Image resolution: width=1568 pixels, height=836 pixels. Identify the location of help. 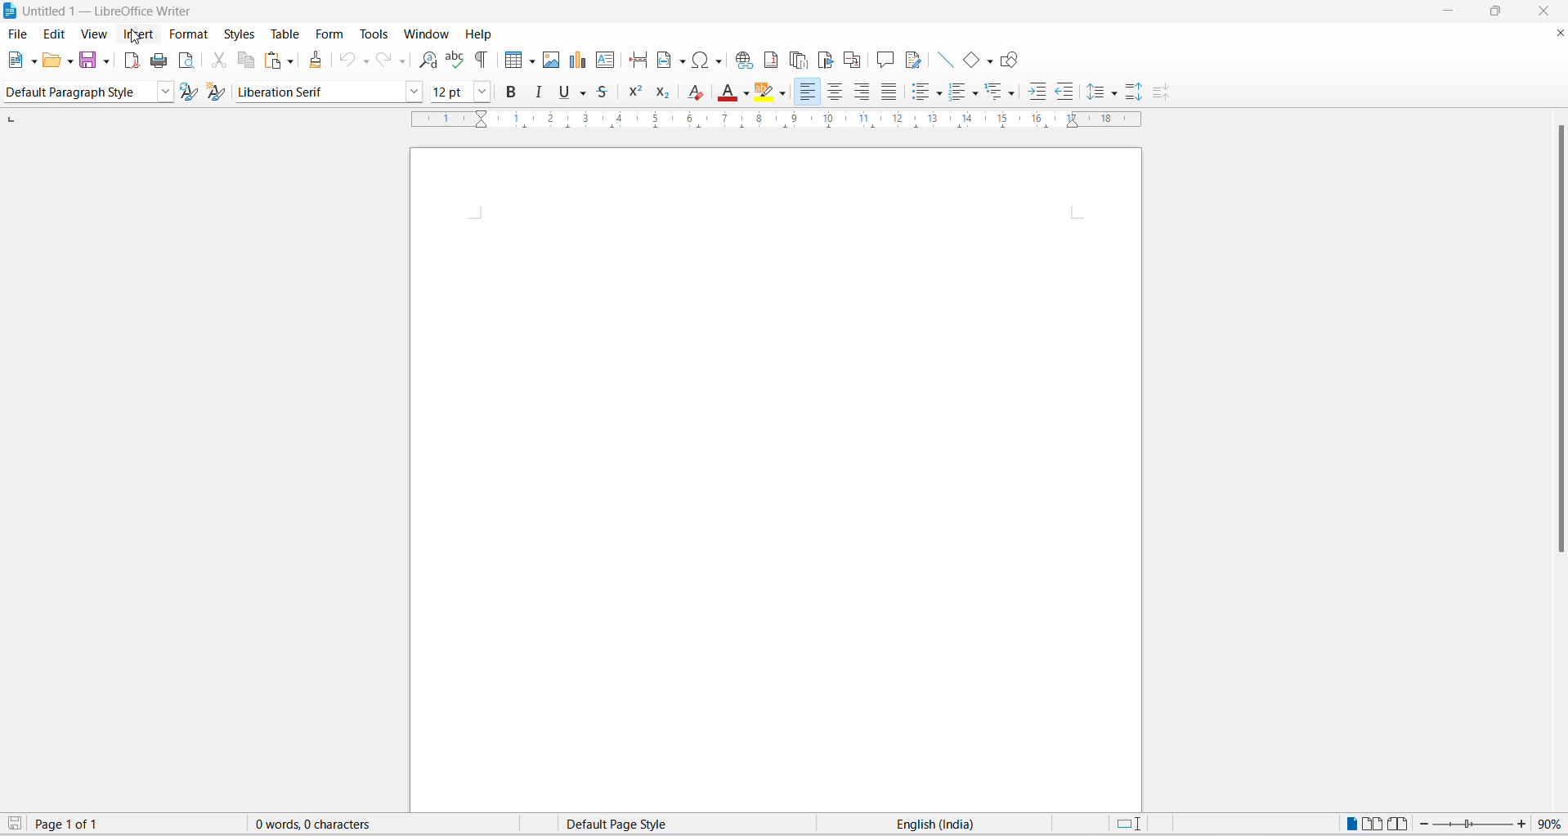
(476, 34).